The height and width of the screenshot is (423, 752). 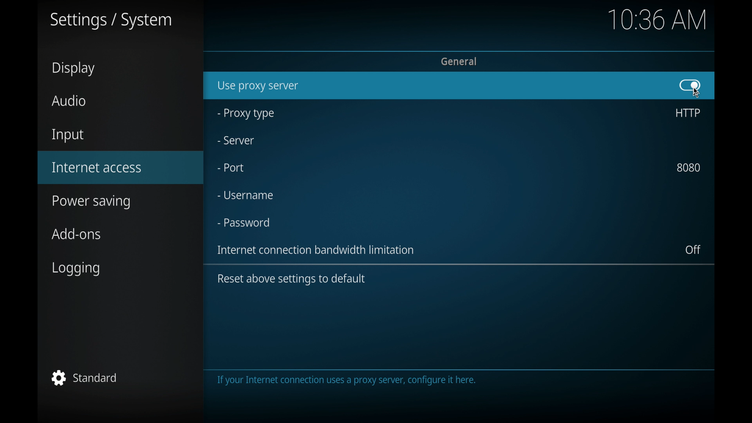 I want to click on use proxy server, so click(x=258, y=86).